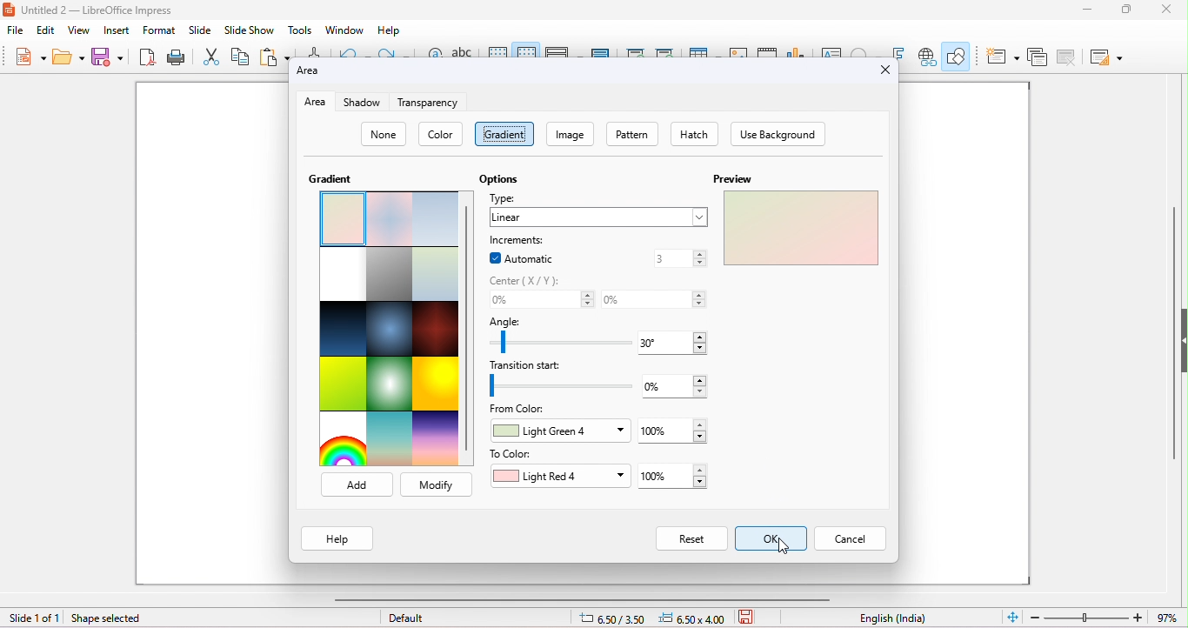  Describe the element at coordinates (522, 410) in the screenshot. I see `from color` at that location.